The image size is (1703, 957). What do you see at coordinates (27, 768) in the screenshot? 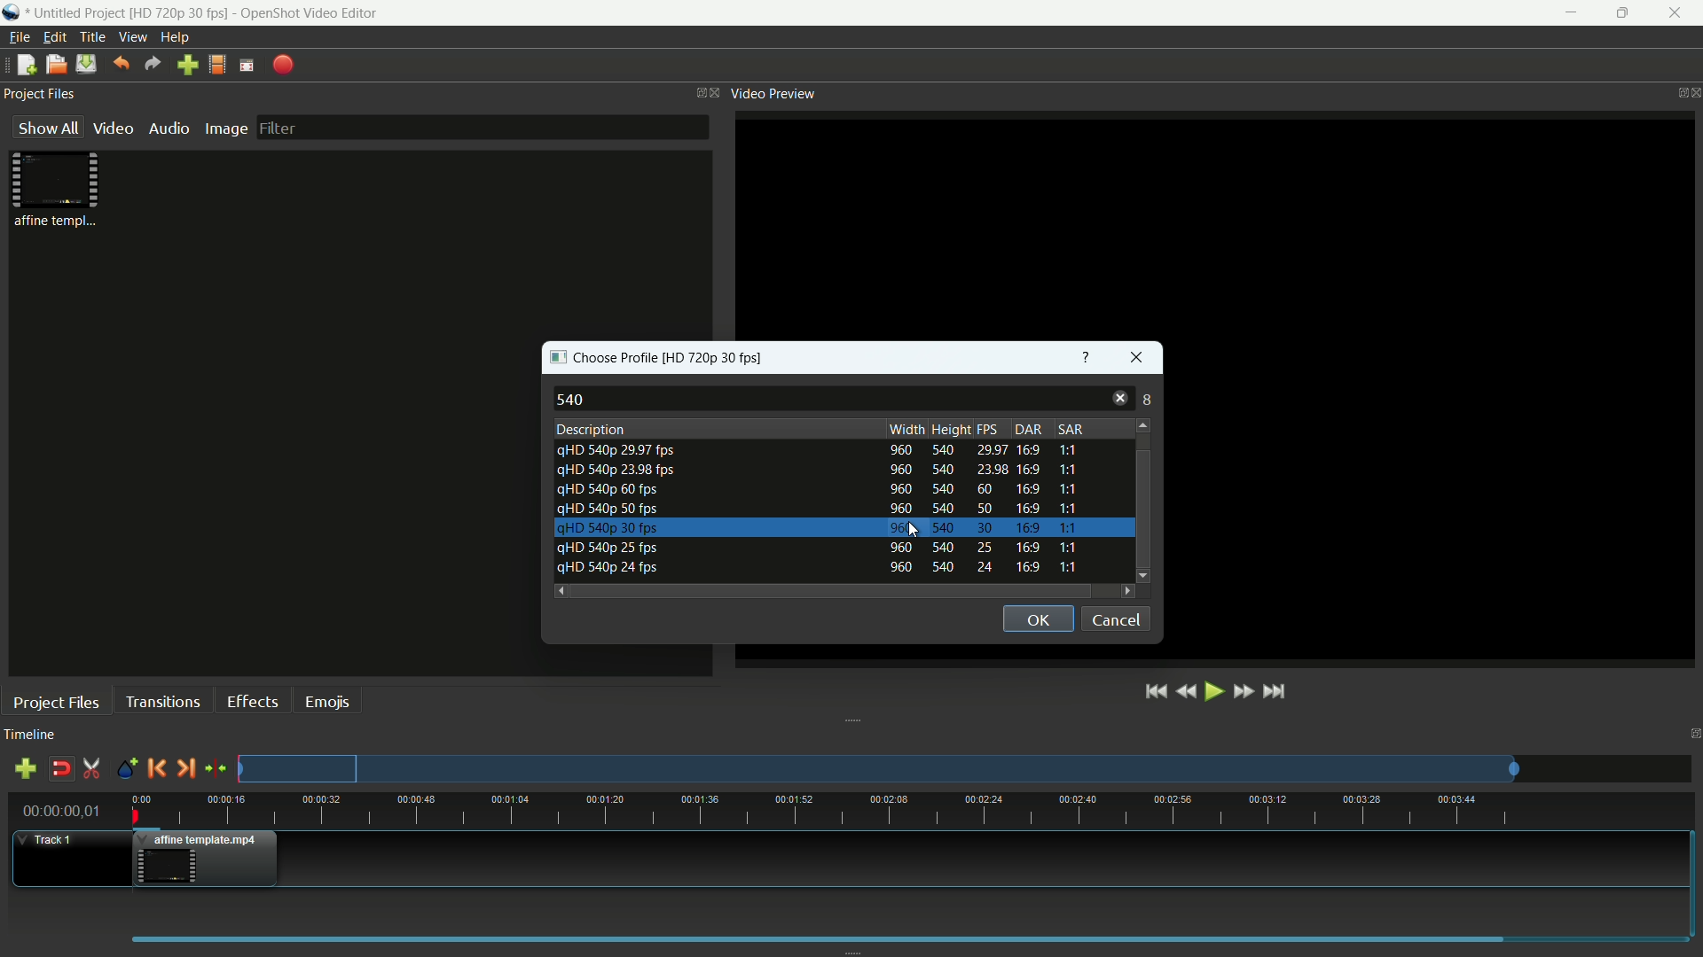
I see `add track` at bounding box center [27, 768].